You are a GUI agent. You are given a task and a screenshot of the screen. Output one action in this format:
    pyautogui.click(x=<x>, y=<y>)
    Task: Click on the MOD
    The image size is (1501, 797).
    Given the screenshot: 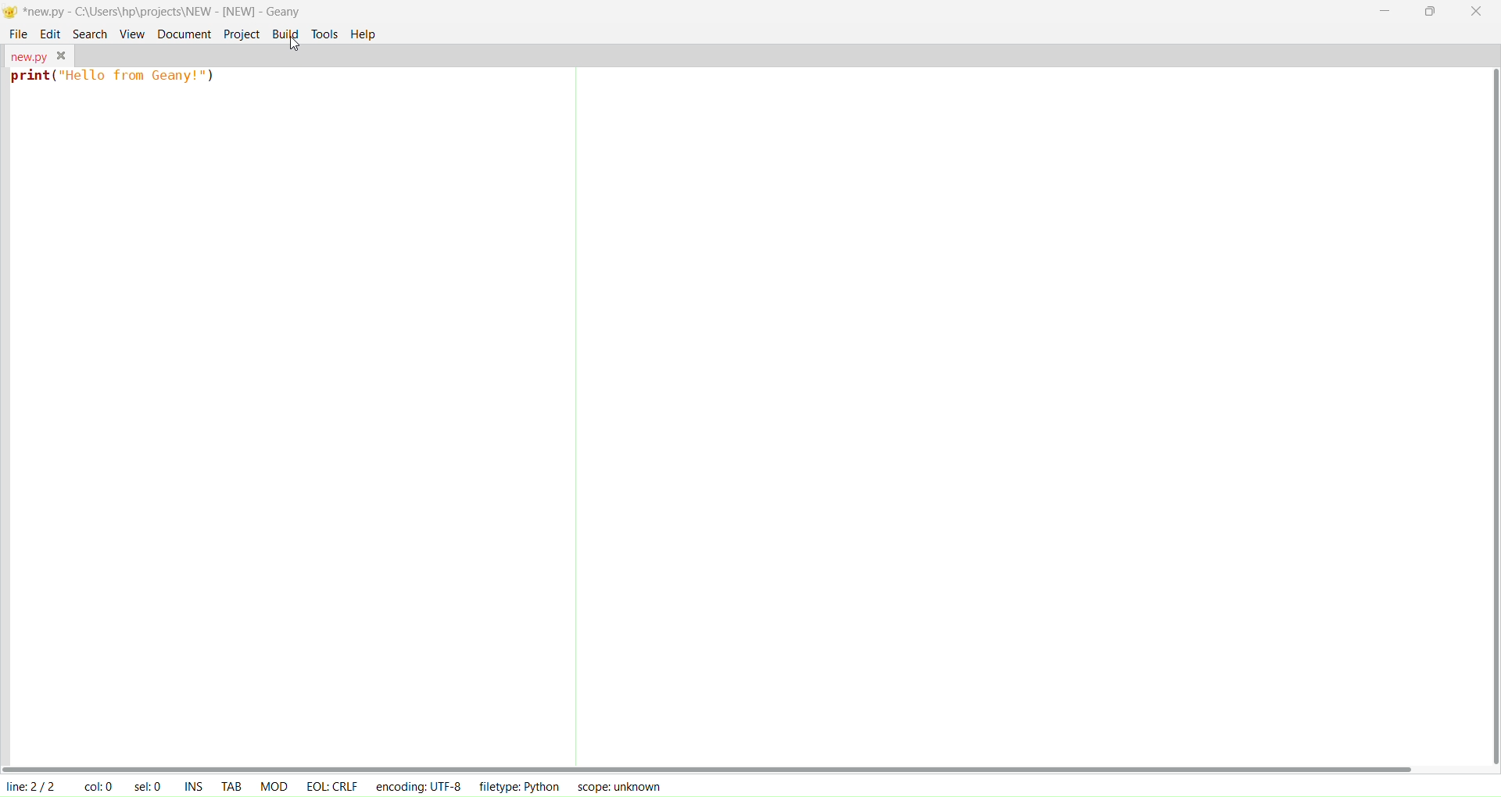 What is the action you would take?
    pyautogui.click(x=274, y=786)
    